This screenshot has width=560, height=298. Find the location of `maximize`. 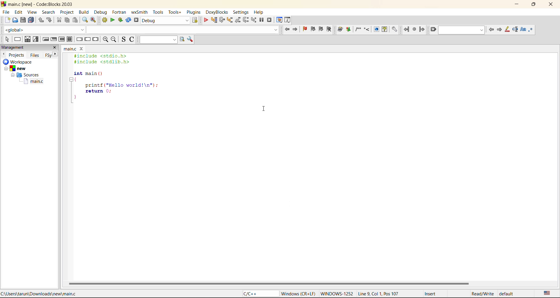

maximize is located at coordinates (535, 5).